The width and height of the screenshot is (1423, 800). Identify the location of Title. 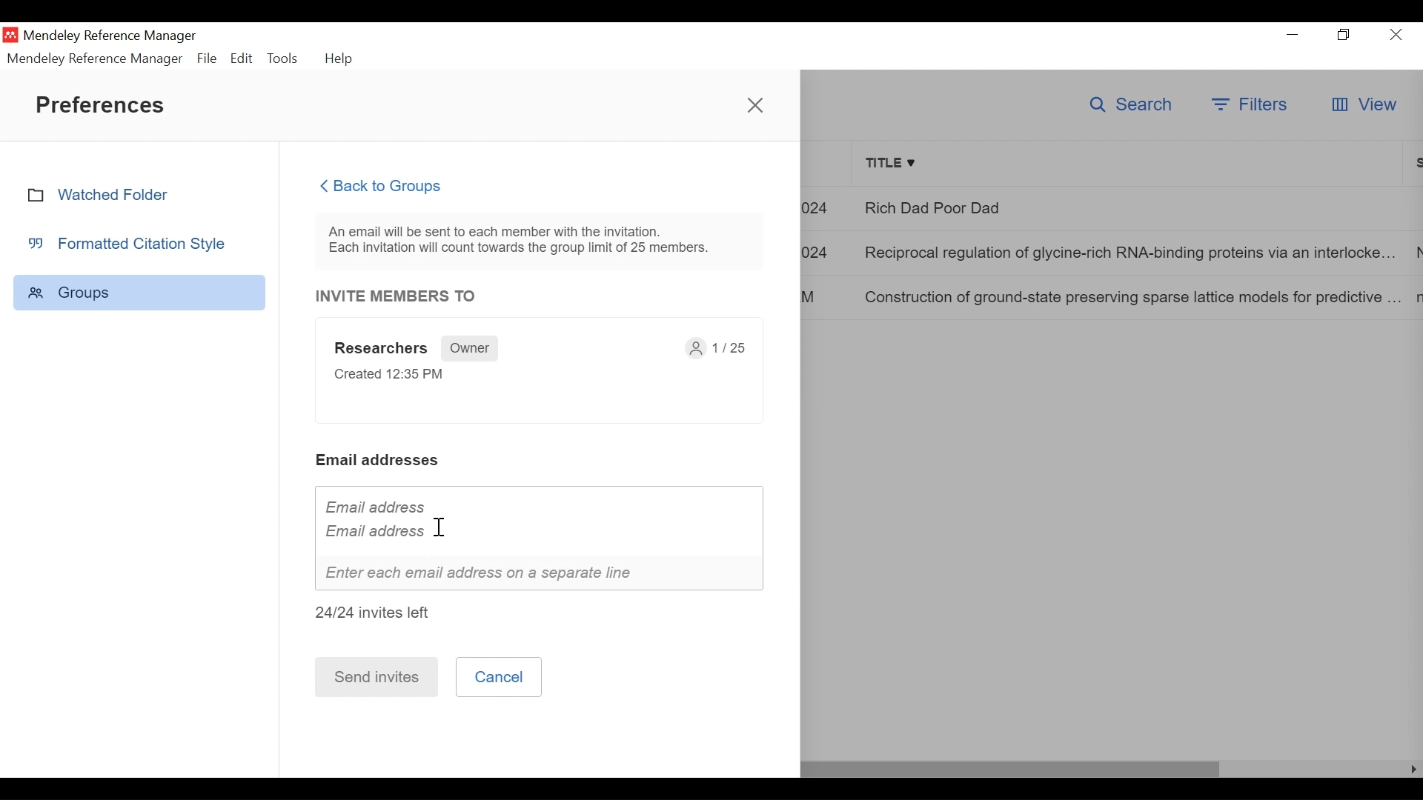
(1130, 164).